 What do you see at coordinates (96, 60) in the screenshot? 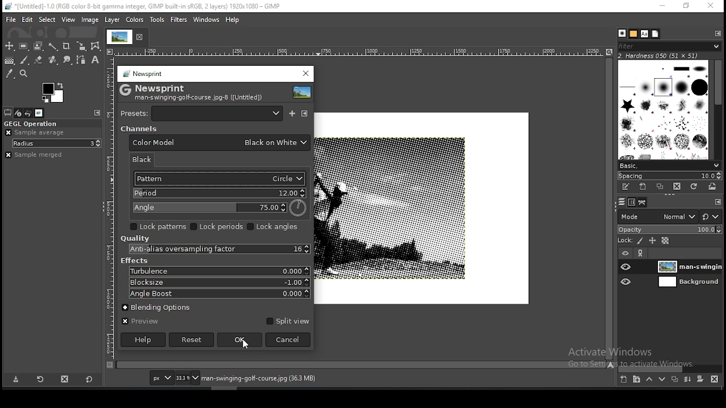
I see `text tool` at bounding box center [96, 60].